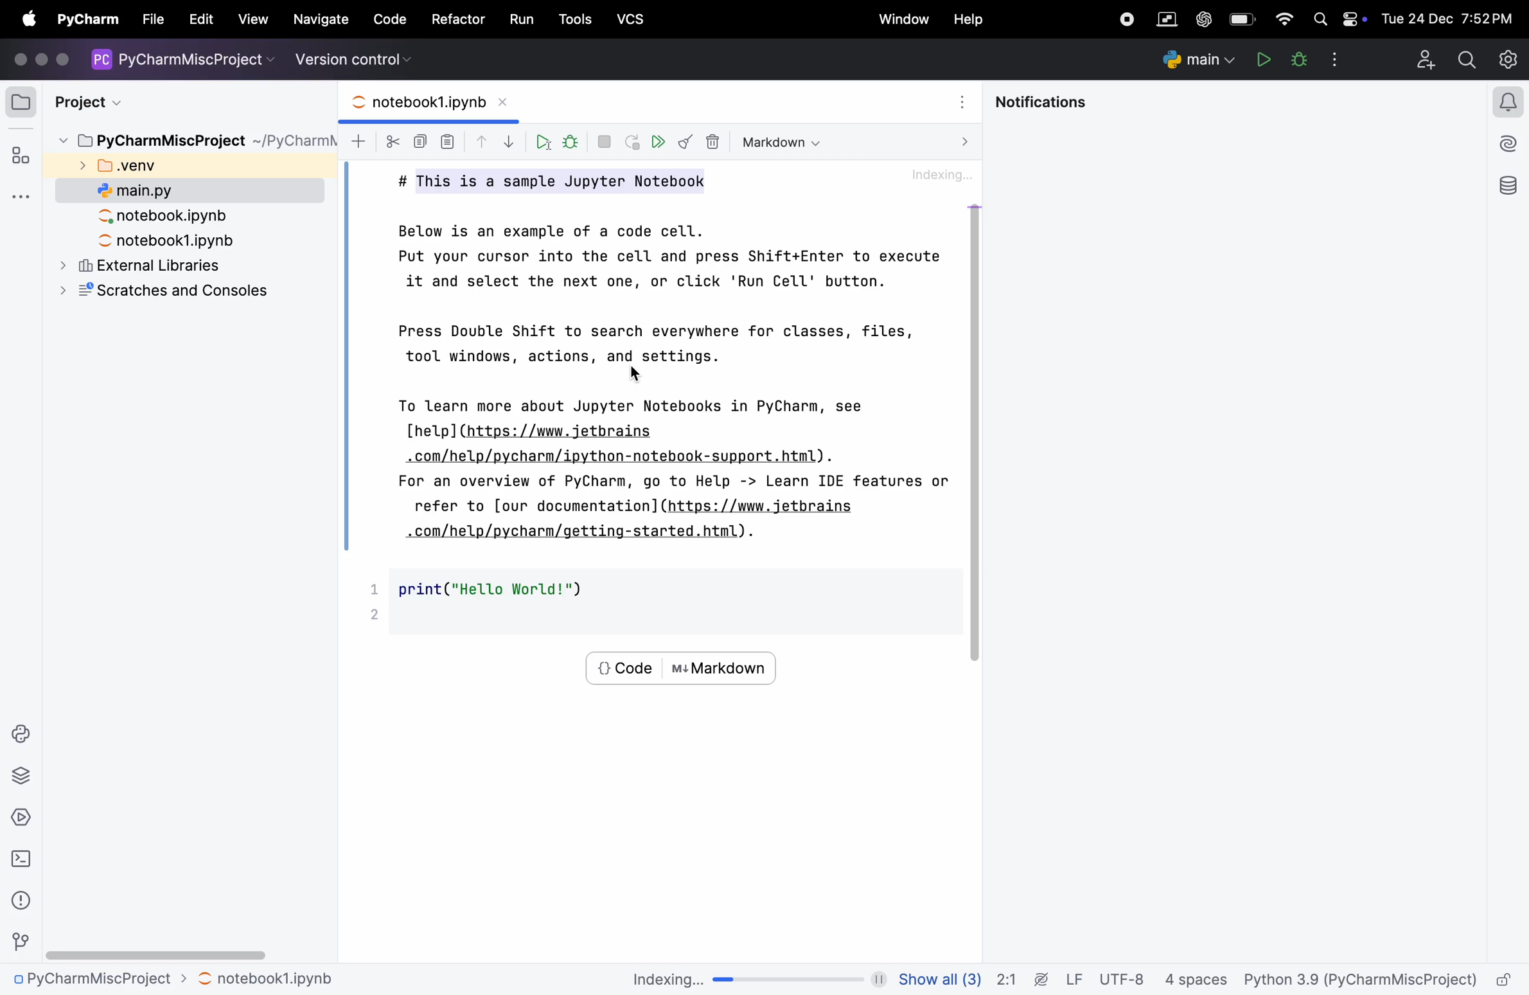 Image resolution: width=1529 pixels, height=995 pixels. Describe the element at coordinates (166, 947) in the screenshot. I see `scroll` at that location.